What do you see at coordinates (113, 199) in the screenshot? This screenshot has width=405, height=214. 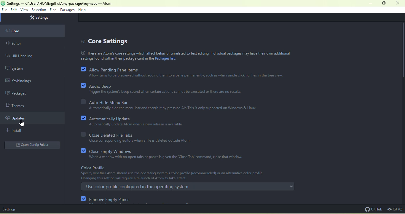 I see `remove empty pans` at bounding box center [113, 199].